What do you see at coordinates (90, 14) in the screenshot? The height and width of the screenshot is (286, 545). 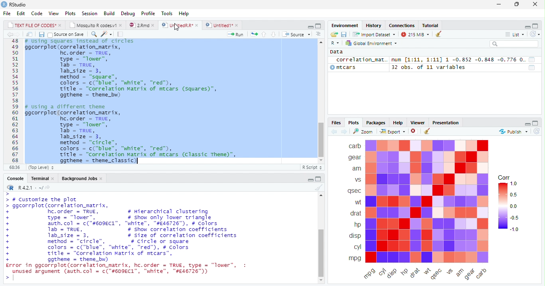 I see `Session` at bounding box center [90, 14].